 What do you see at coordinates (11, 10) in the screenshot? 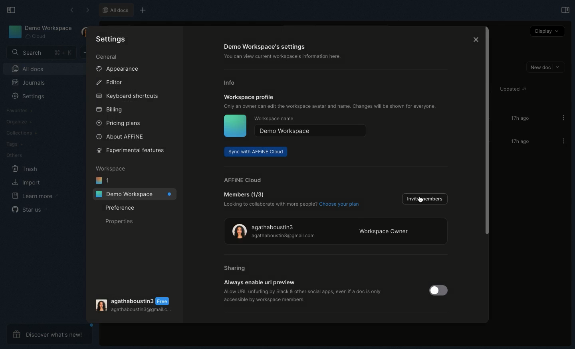
I see `Collapse sidebar` at bounding box center [11, 10].